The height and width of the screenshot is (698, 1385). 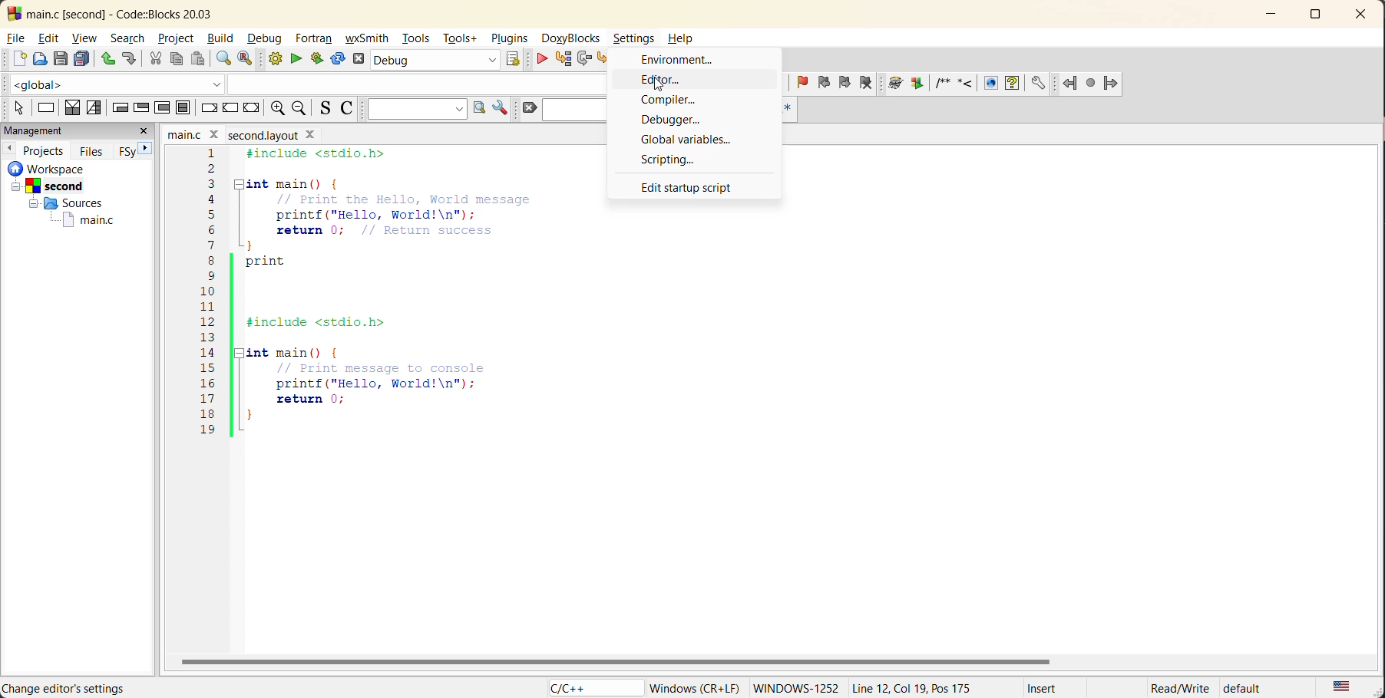 What do you see at coordinates (105, 58) in the screenshot?
I see `undo` at bounding box center [105, 58].